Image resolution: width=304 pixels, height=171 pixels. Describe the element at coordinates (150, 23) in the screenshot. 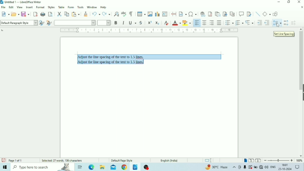

I see `Superscript` at that location.